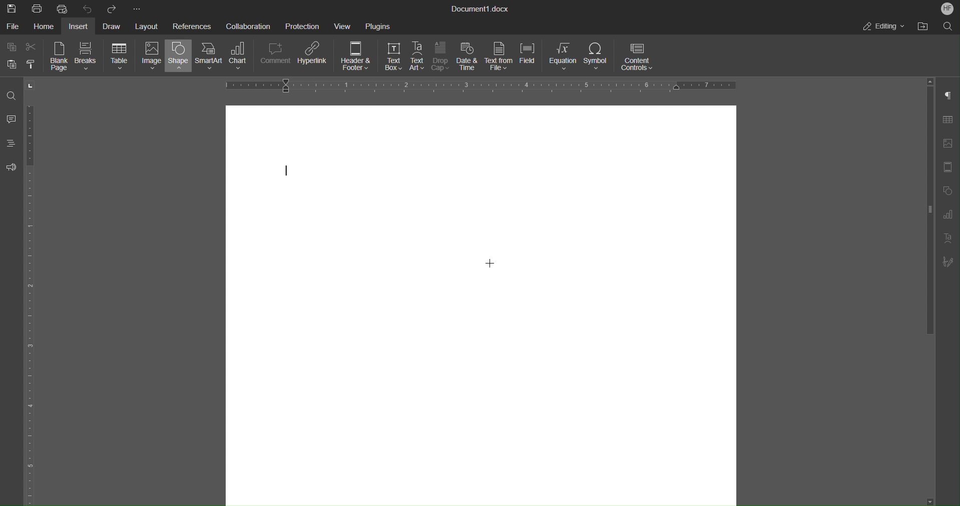  What do you see at coordinates (10, 7) in the screenshot?
I see `Save` at bounding box center [10, 7].